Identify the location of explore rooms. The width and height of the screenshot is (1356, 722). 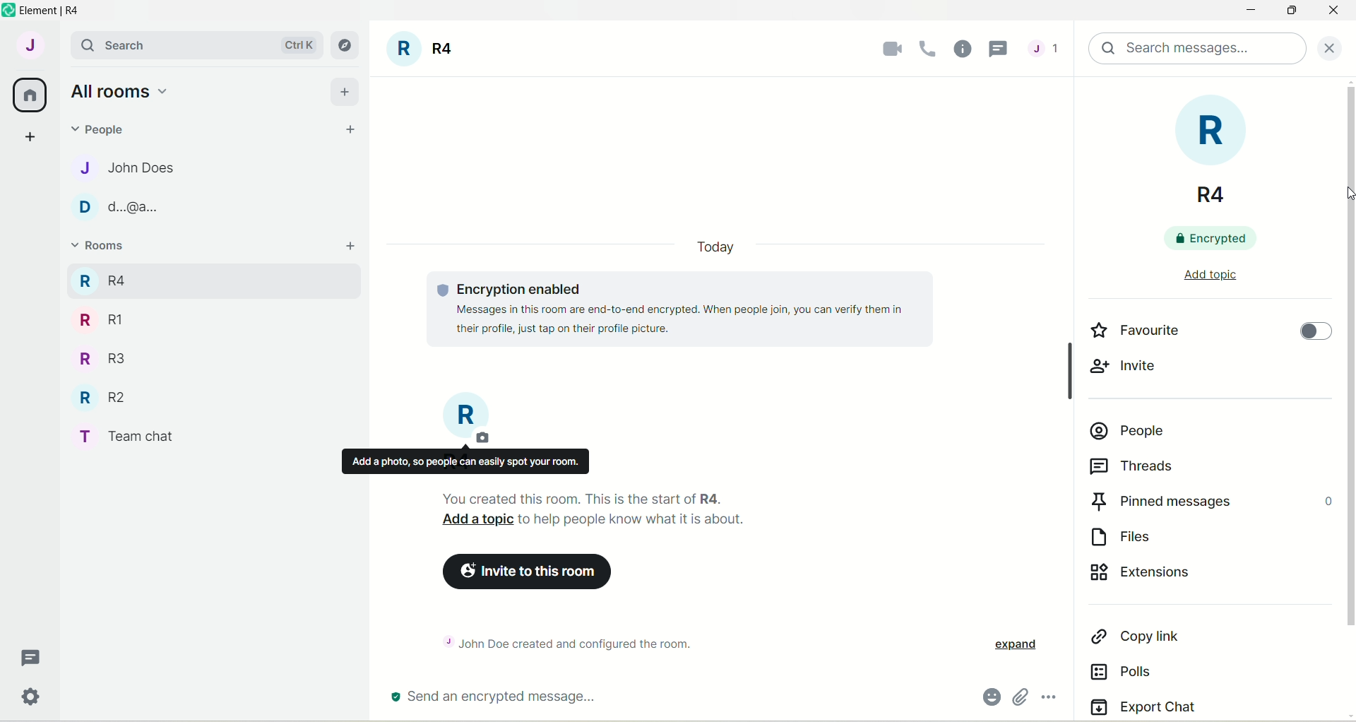
(346, 45).